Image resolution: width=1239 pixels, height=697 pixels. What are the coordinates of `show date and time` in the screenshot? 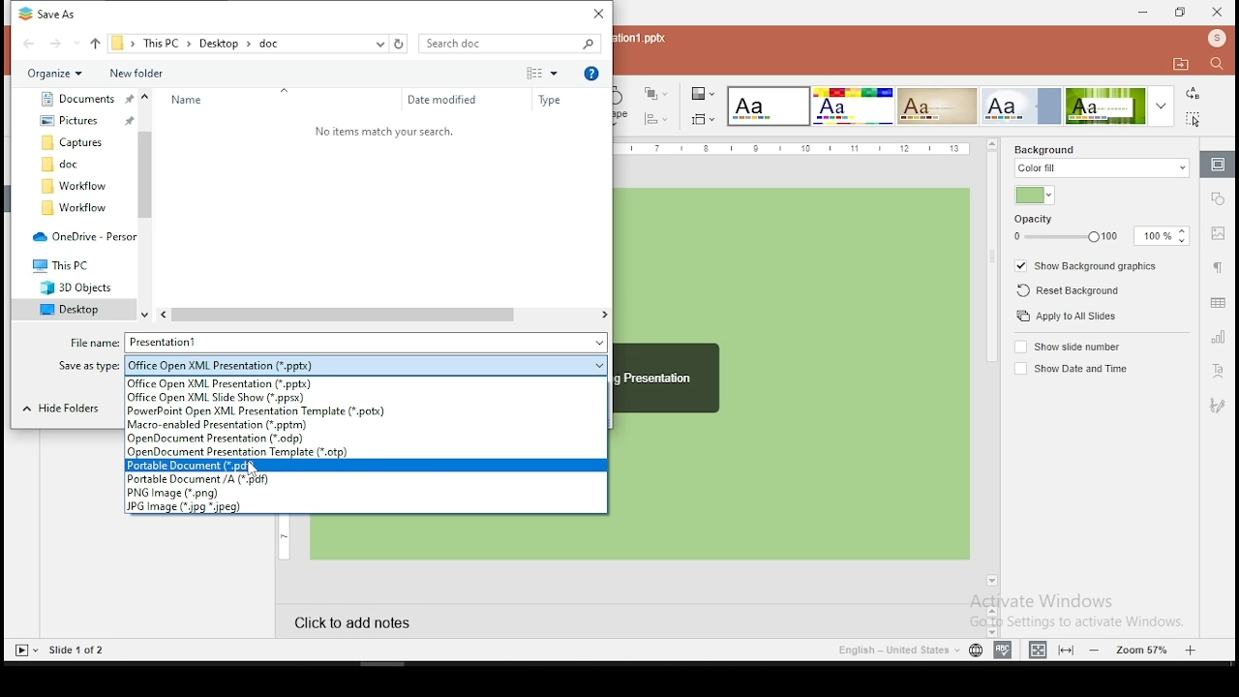 It's located at (1070, 368).